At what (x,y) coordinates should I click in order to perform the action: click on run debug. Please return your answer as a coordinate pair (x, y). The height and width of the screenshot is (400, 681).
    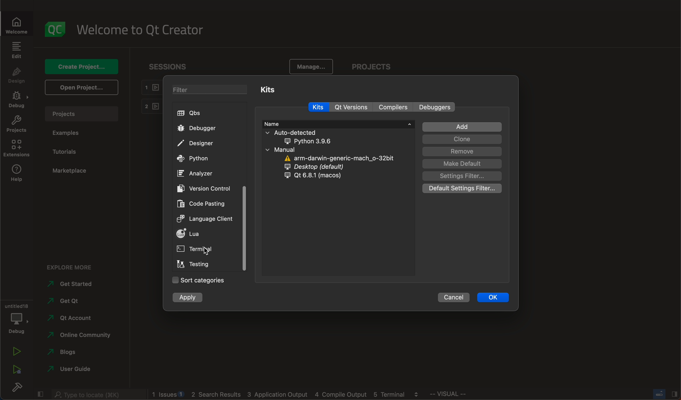
    Looking at the image, I should click on (16, 372).